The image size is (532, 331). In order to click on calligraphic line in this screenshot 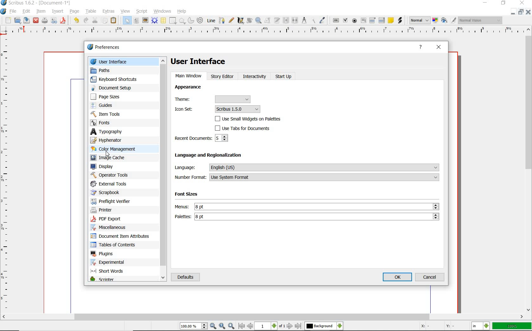, I will do `click(241, 21)`.